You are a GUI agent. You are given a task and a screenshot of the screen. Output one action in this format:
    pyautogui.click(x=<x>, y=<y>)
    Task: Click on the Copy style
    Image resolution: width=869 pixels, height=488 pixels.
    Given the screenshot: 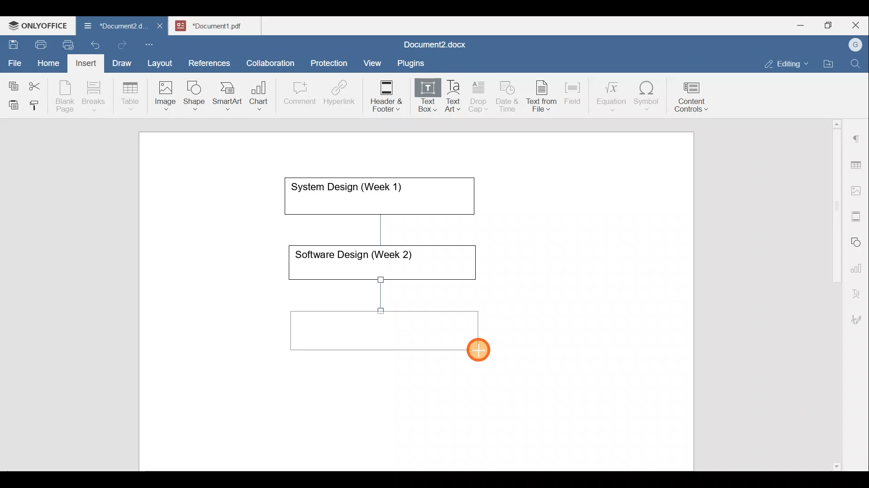 What is the action you would take?
    pyautogui.click(x=38, y=103)
    